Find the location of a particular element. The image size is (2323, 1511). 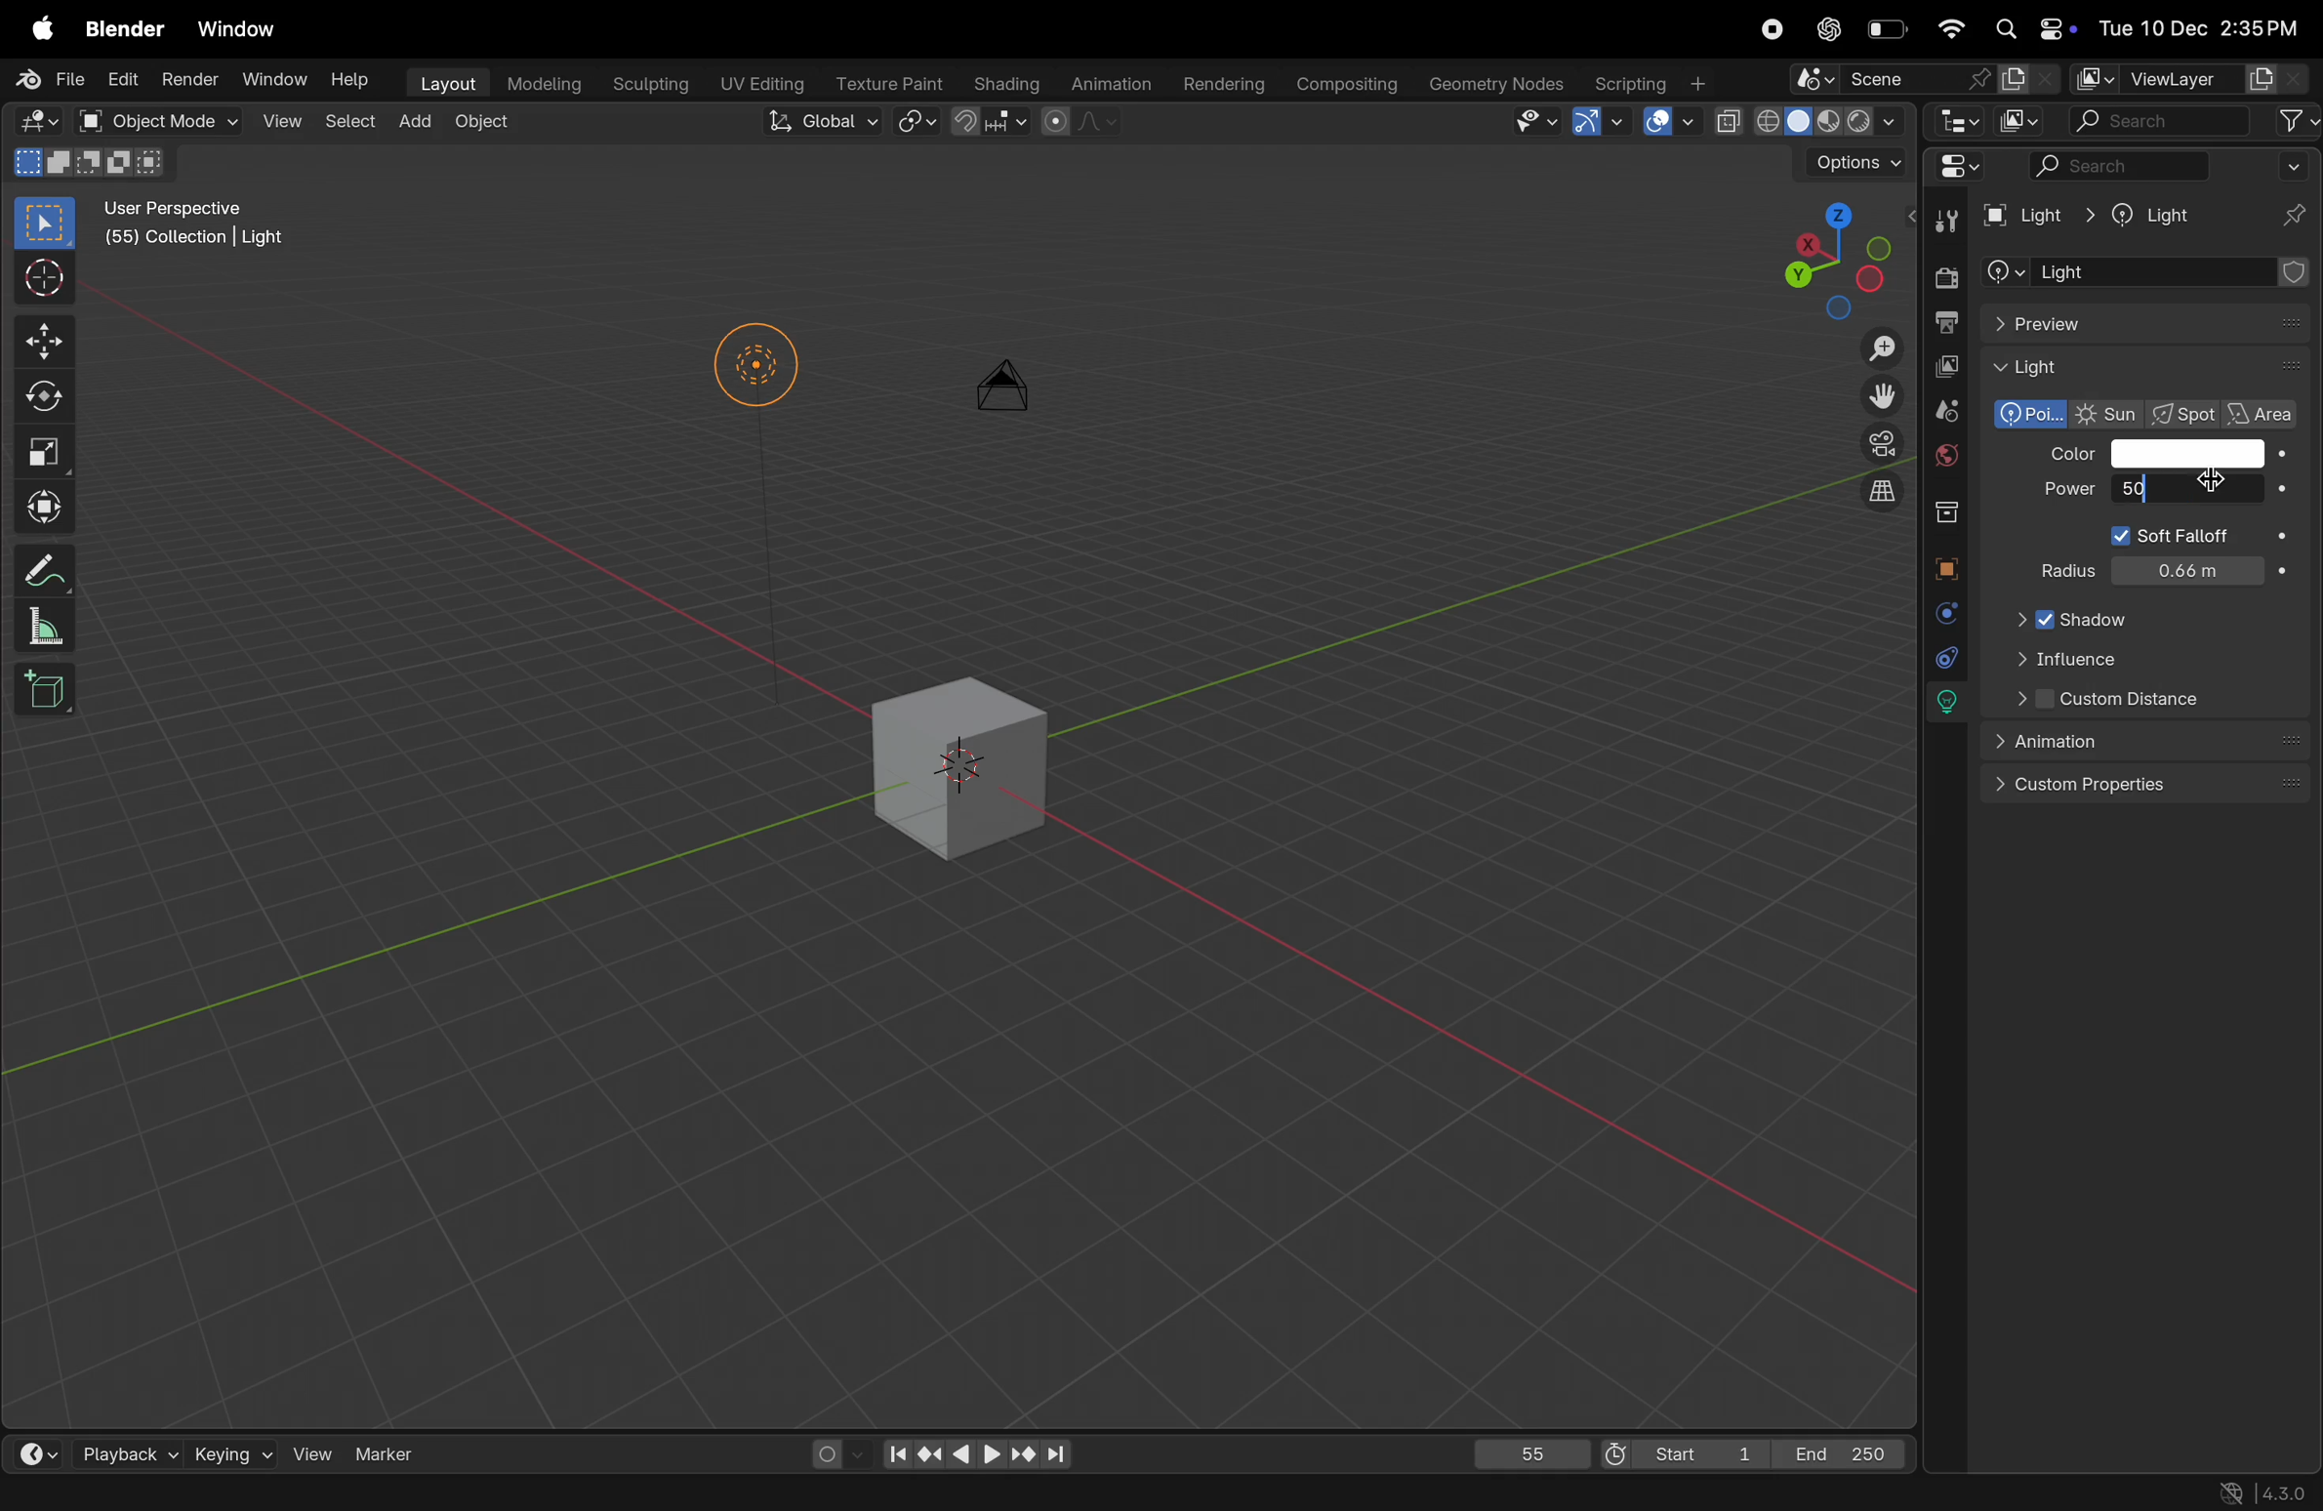

world is located at coordinates (1947, 458).